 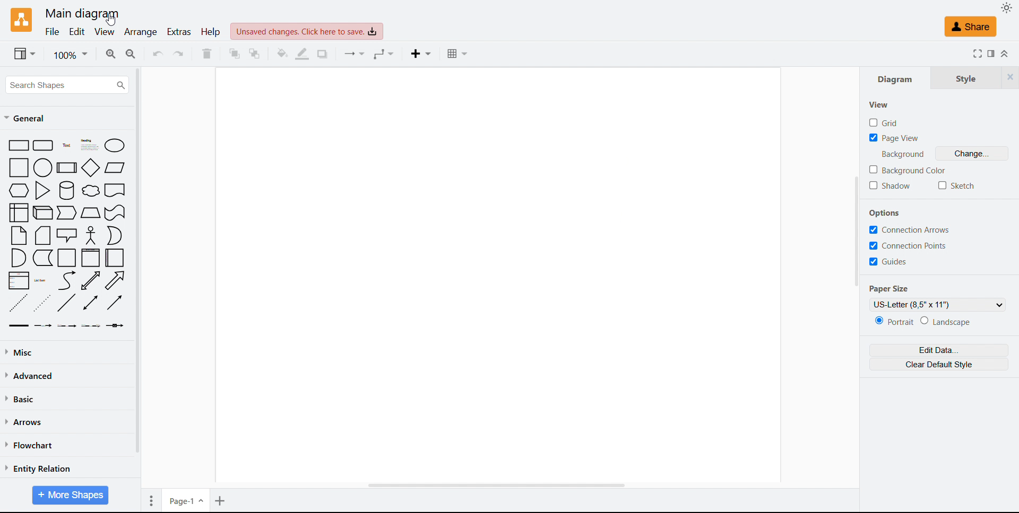 I want to click on Entity relation , so click(x=38, y=468).